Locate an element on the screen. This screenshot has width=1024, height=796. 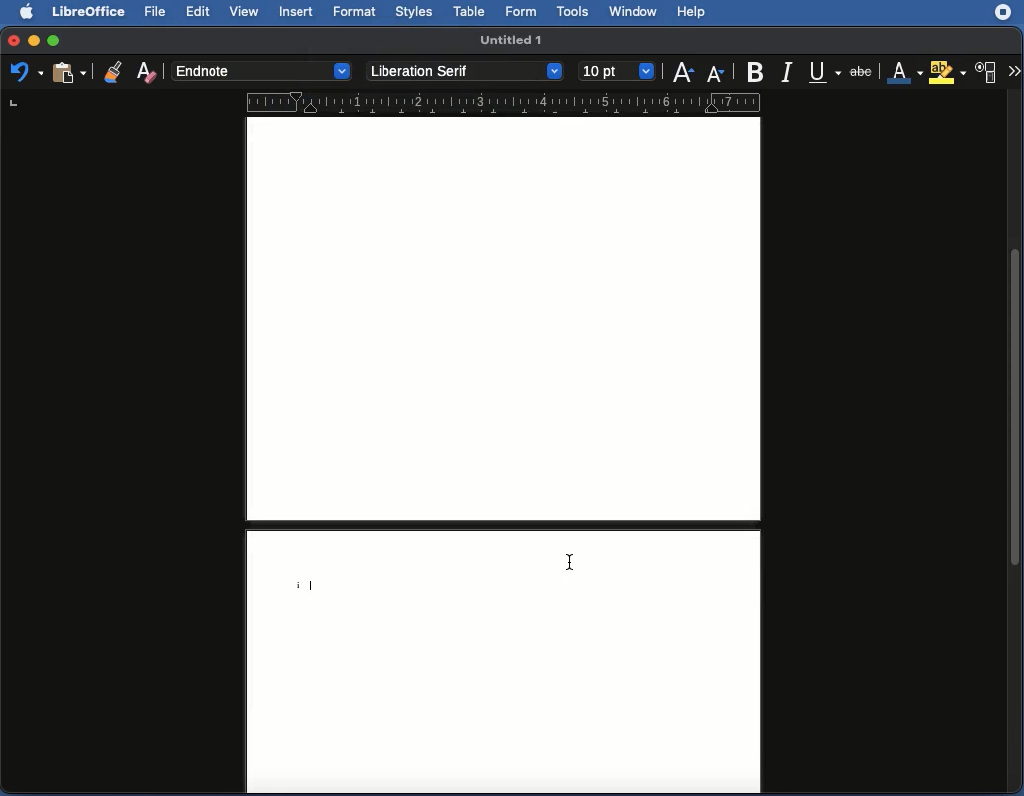
Table is located at coordinates (470, 12).